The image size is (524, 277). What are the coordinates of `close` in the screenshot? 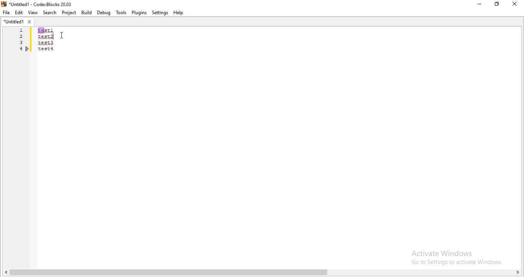 It's located at (516, 4).